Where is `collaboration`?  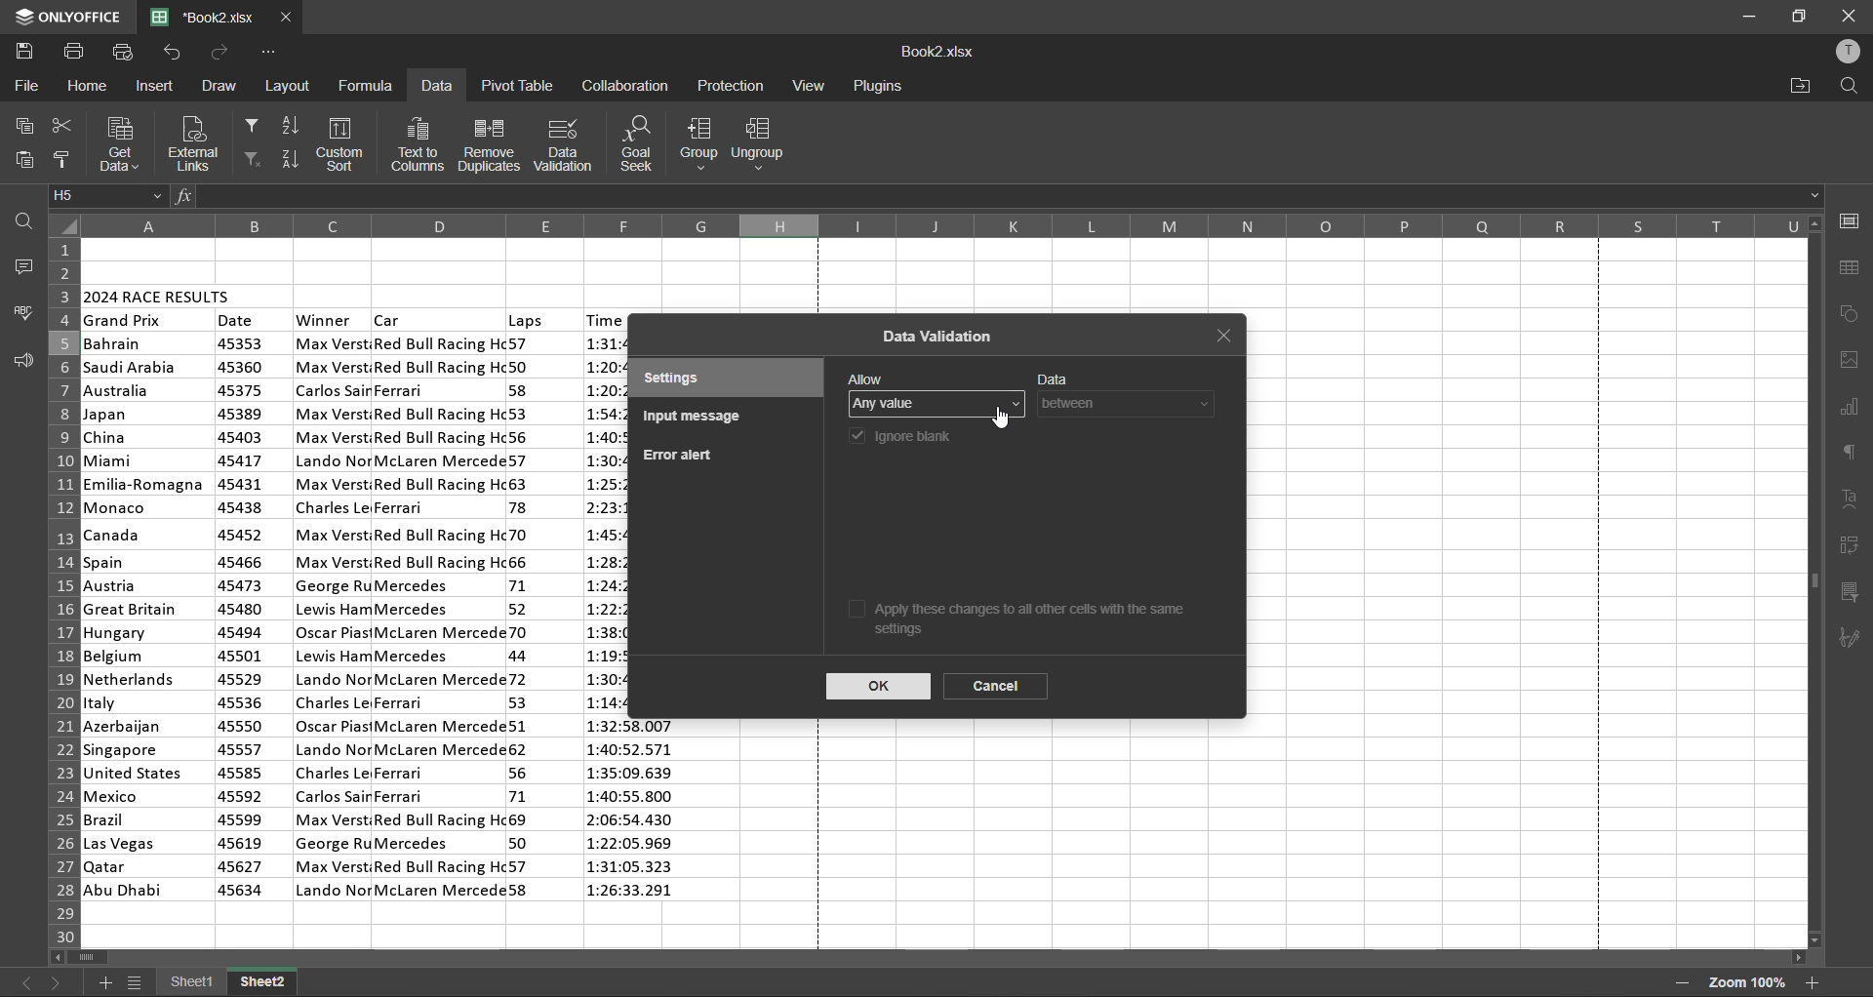 collaboration is located at coordinates (624, 85).